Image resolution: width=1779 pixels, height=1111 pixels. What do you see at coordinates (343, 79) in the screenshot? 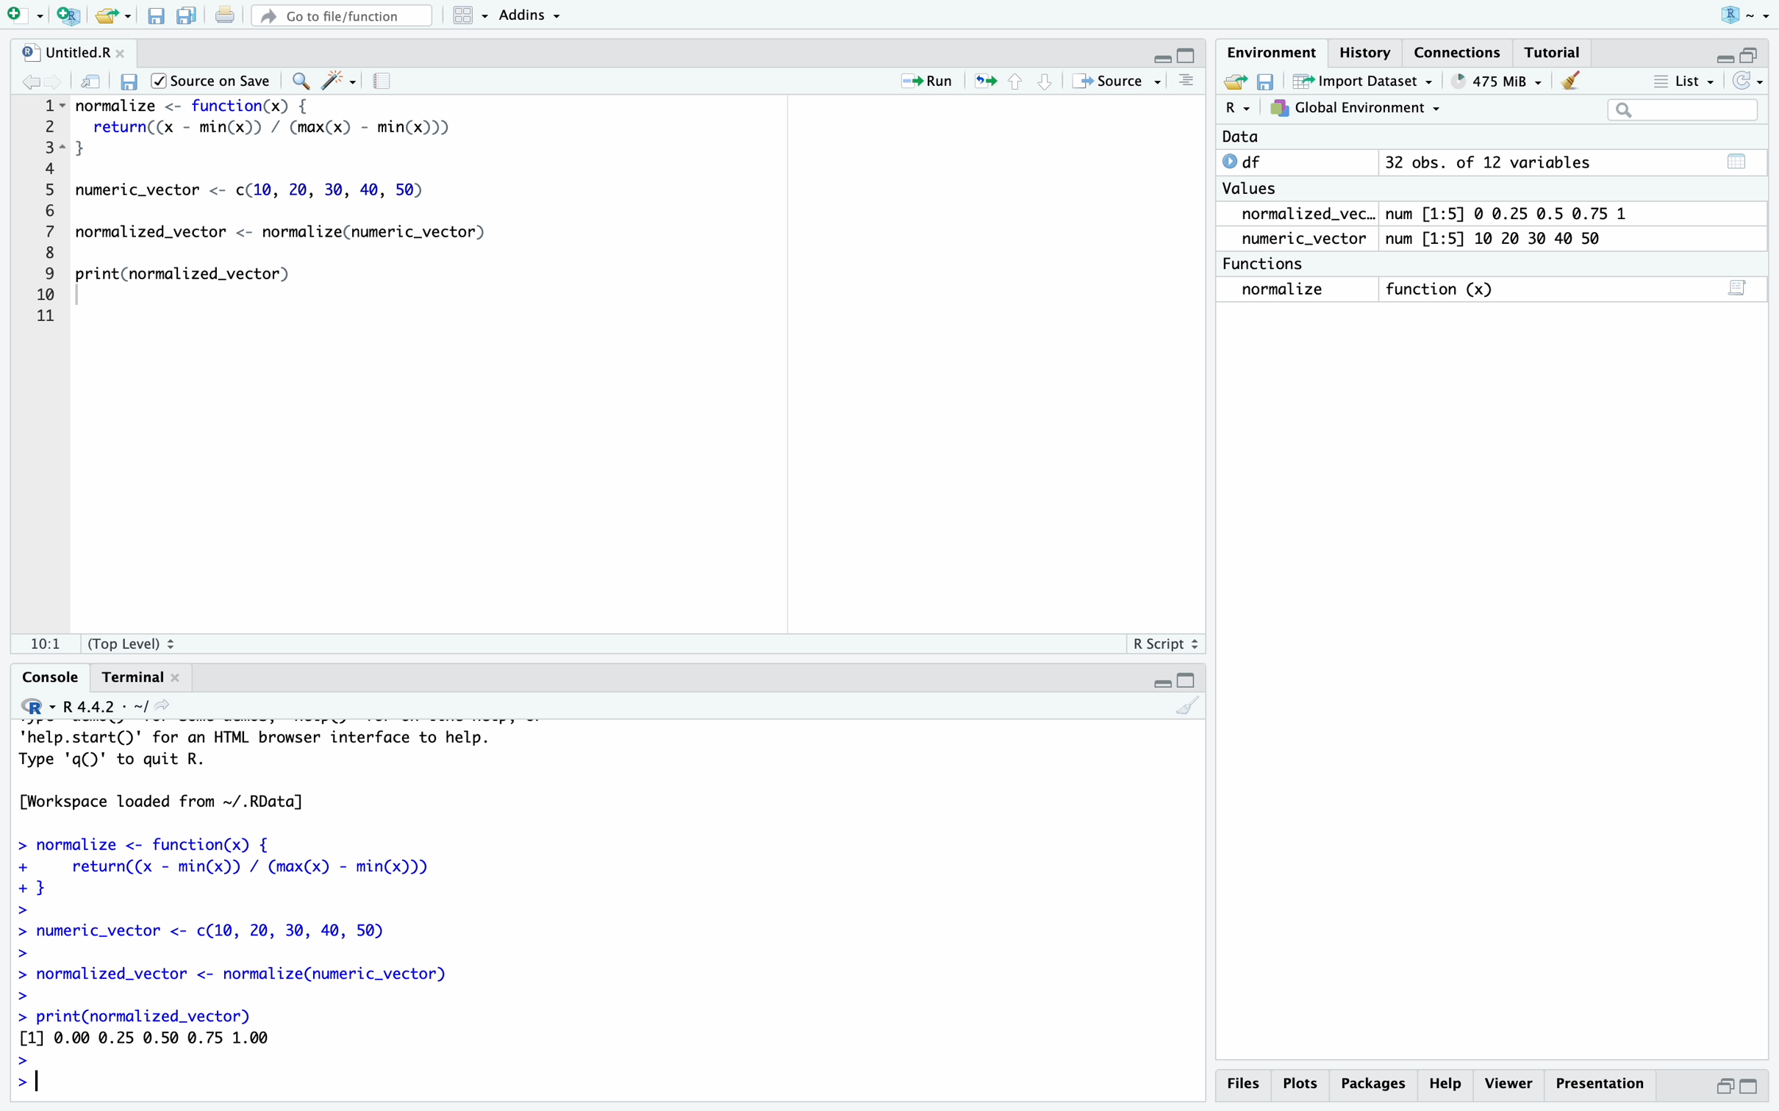
I see `Code Tools` at bounding box center [343, 79].